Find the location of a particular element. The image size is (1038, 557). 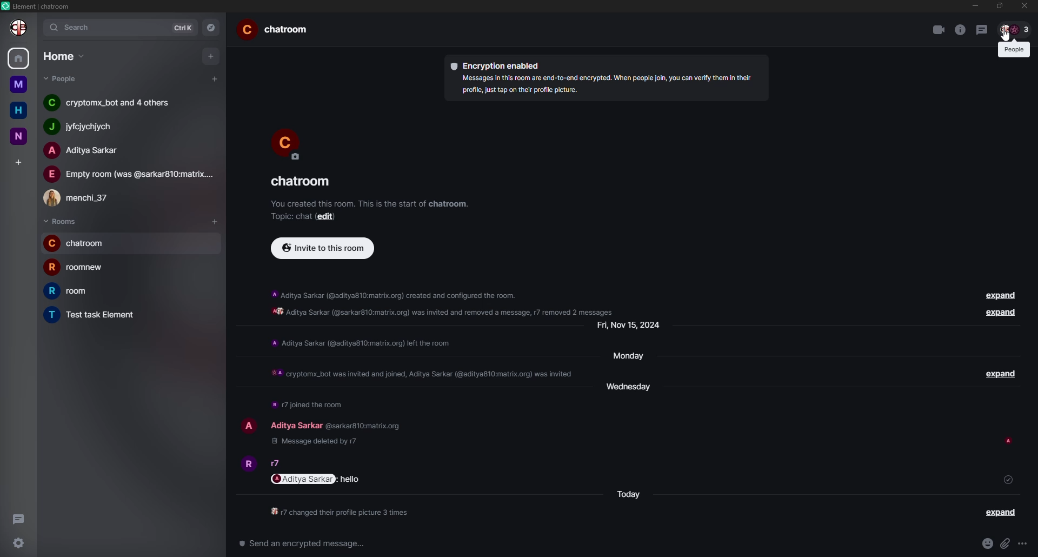

people is located at coordinates (1017, 30).